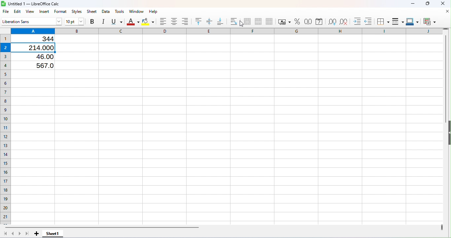 The width and height of the screenshot is (451, 238). What do you see at coordinates (175, 22) in the screenshot?
I see `Align center` at bounding box center [175, 22].